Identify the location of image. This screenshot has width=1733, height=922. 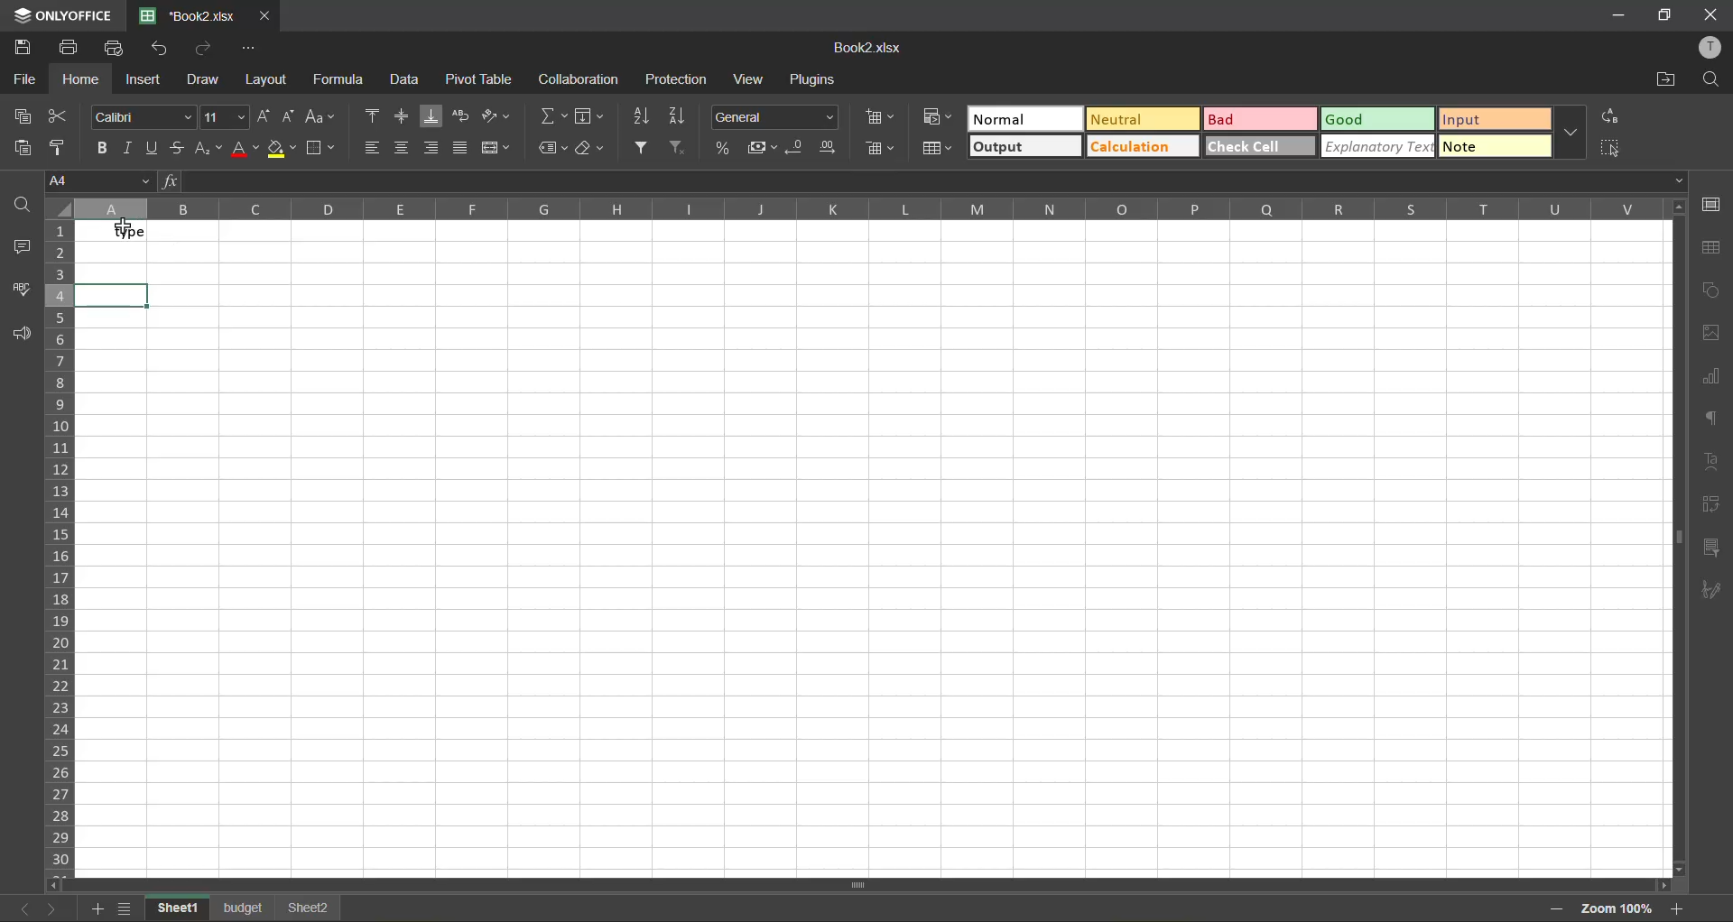
(1711, 333).